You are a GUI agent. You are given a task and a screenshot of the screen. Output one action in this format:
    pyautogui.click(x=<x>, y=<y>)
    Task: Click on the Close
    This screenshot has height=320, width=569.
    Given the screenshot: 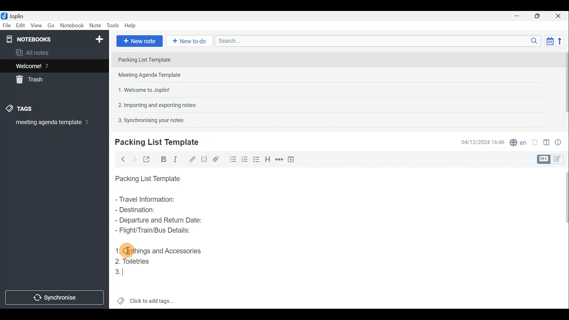 What is the action you would take?
    pyautogui.click(x=560, y=16)
    